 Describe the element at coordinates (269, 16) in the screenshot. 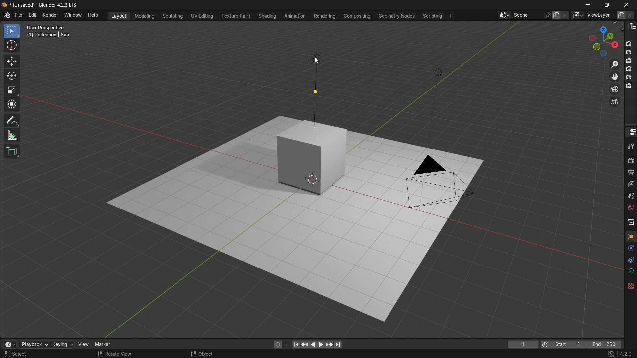

I see `shading` at that location.